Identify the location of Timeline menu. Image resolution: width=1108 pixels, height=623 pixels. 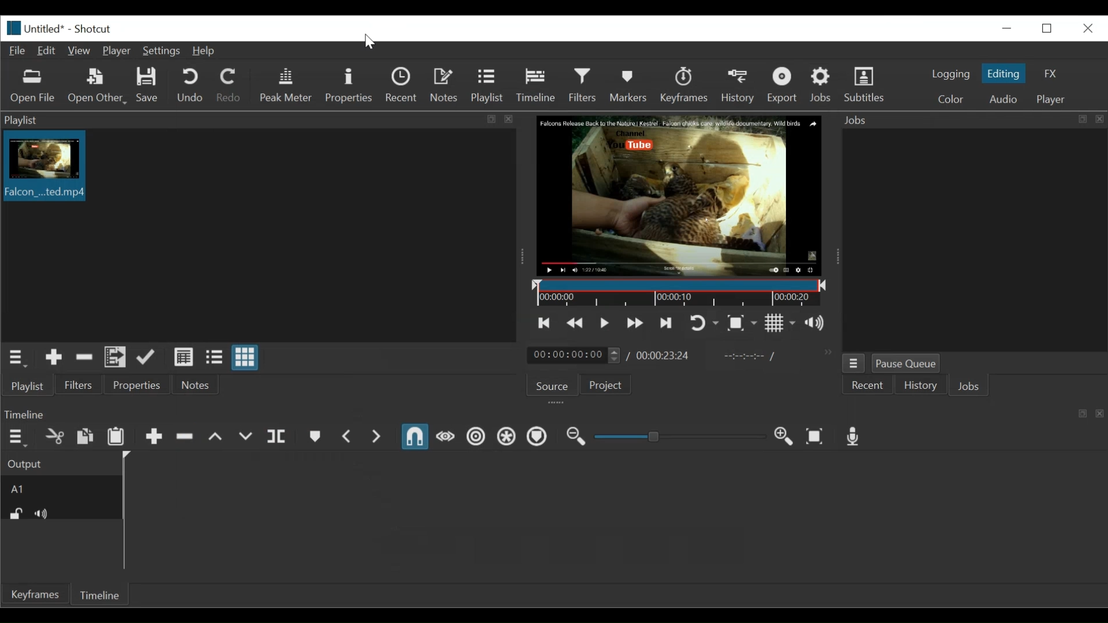
(16, 437).